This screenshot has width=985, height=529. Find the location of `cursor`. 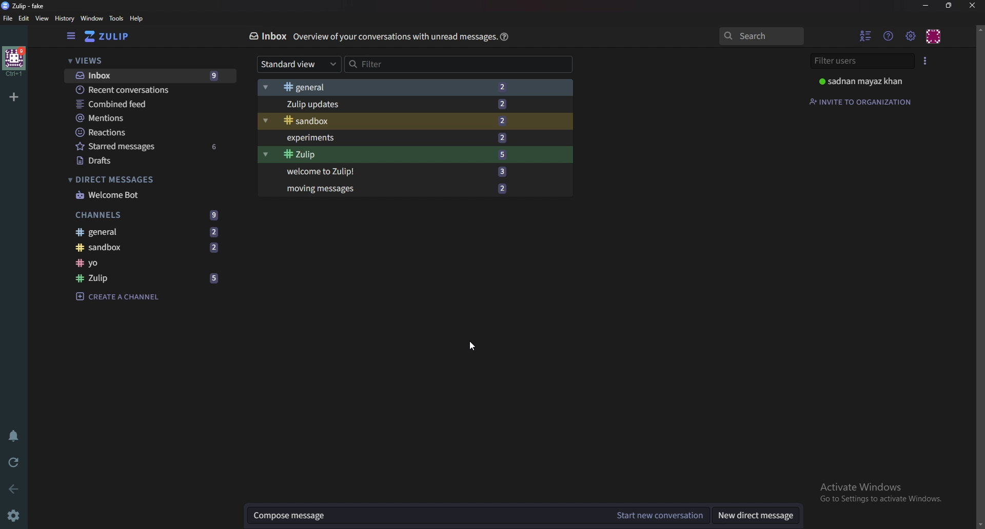

cursor is located at coordinates (471, 346).